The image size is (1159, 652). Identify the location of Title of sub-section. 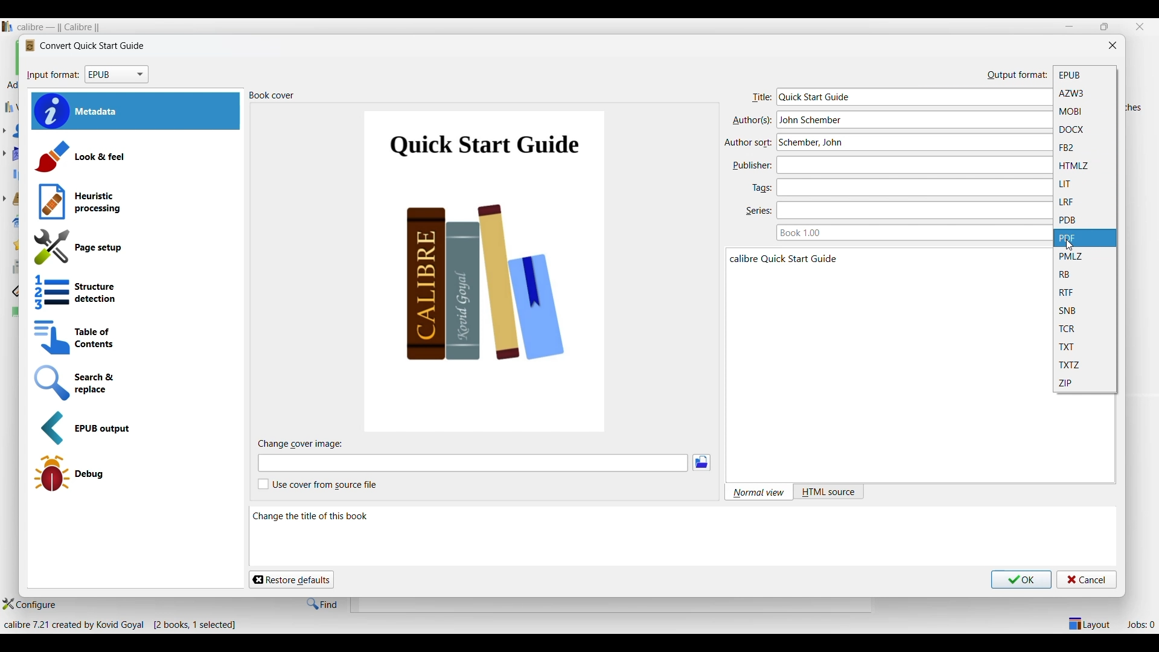
(302, 444).